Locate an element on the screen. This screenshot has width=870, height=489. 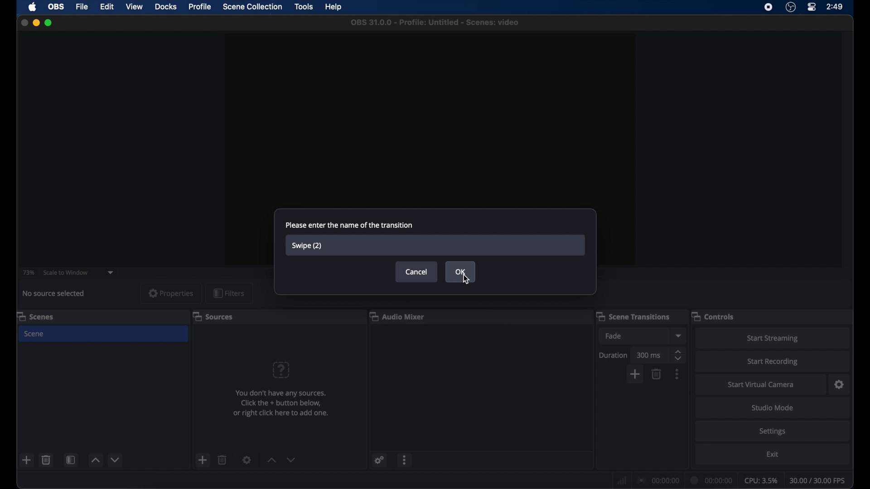
controls is located at coordinates (714, 317).